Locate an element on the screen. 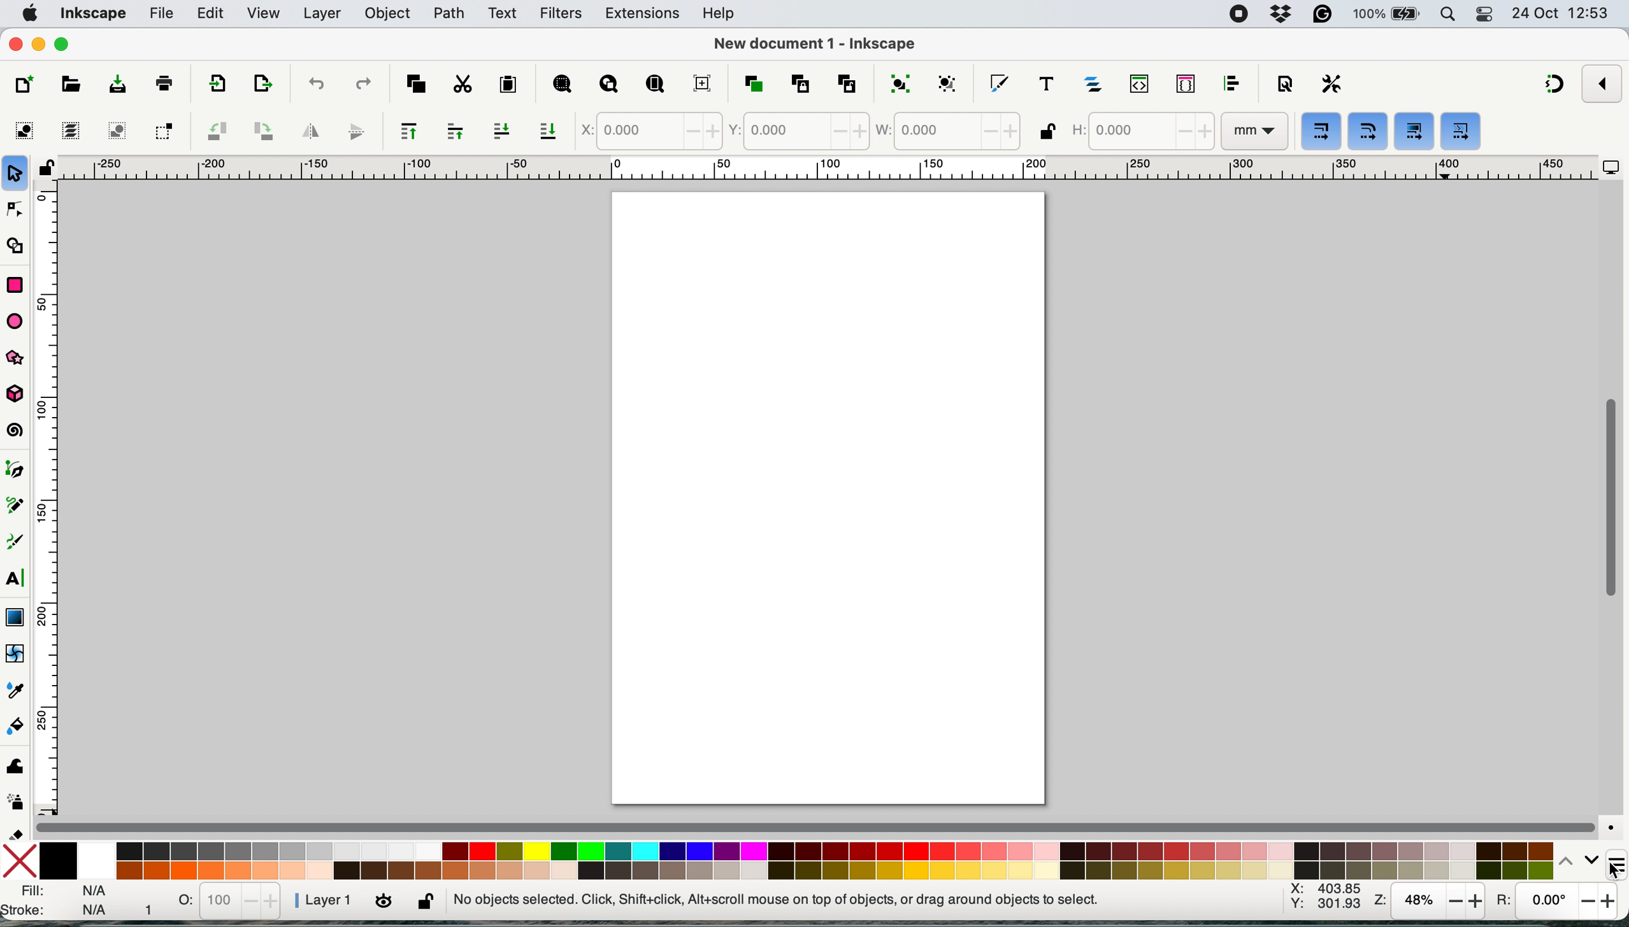  paint bucket tool is located at coordinates (17, 726).